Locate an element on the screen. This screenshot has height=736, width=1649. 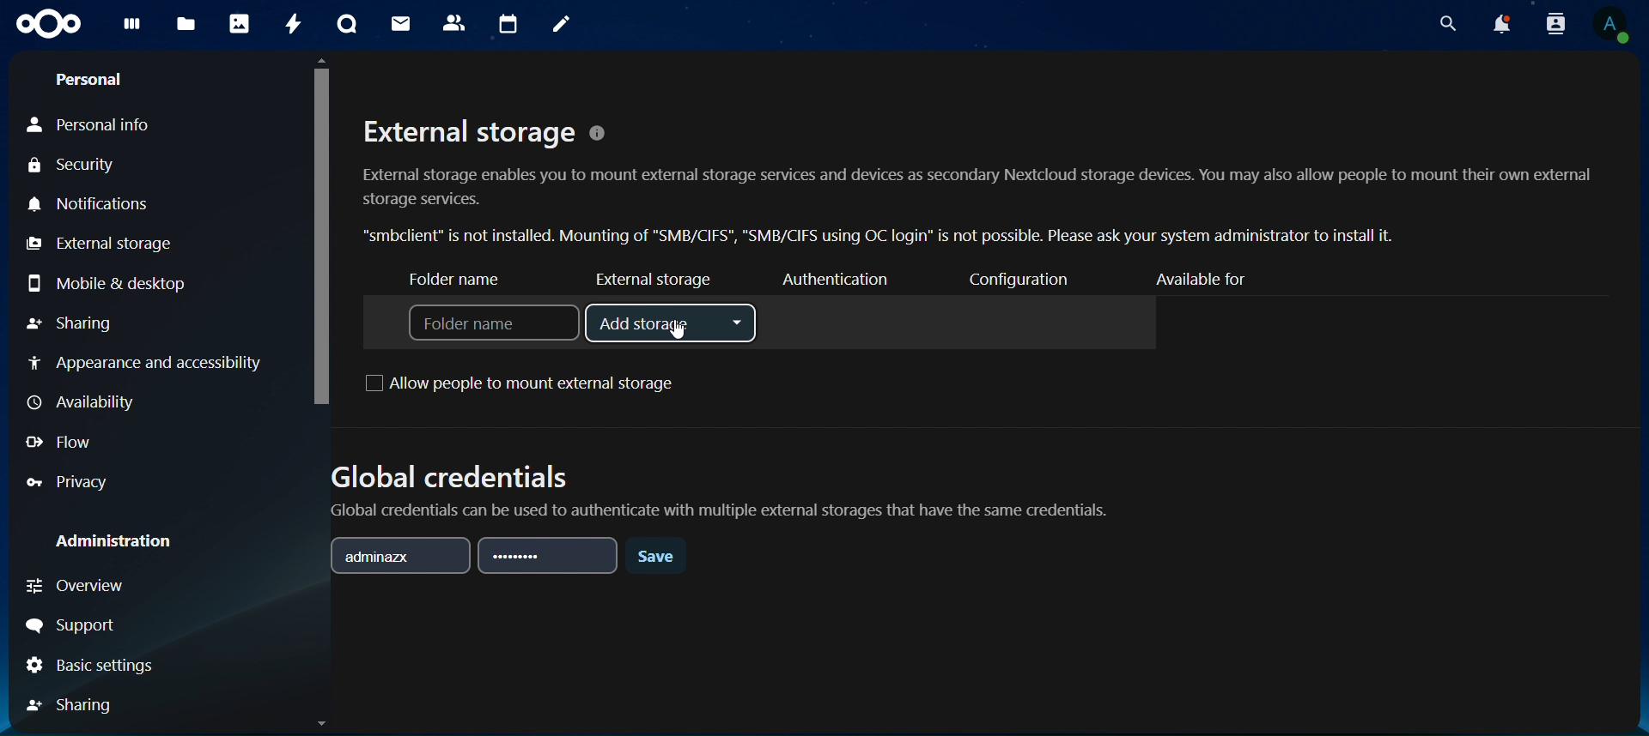
activity is located at coordinates (289, 25).